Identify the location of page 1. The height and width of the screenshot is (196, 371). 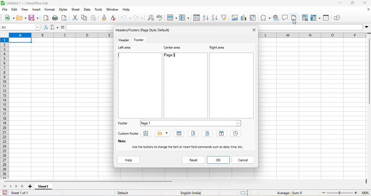
(175, 56).